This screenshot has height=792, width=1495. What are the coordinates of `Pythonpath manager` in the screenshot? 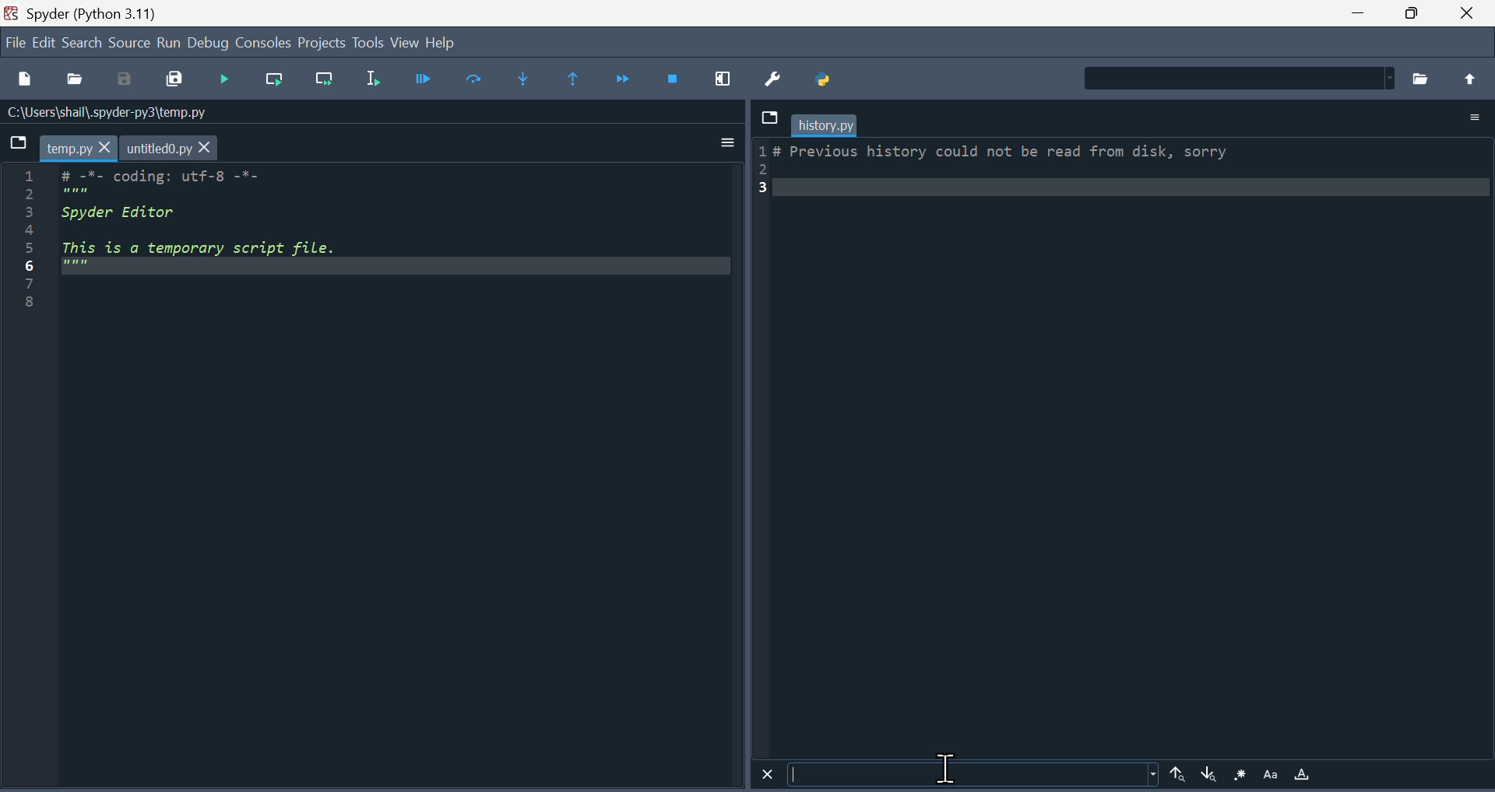 It's located at (835, 80).